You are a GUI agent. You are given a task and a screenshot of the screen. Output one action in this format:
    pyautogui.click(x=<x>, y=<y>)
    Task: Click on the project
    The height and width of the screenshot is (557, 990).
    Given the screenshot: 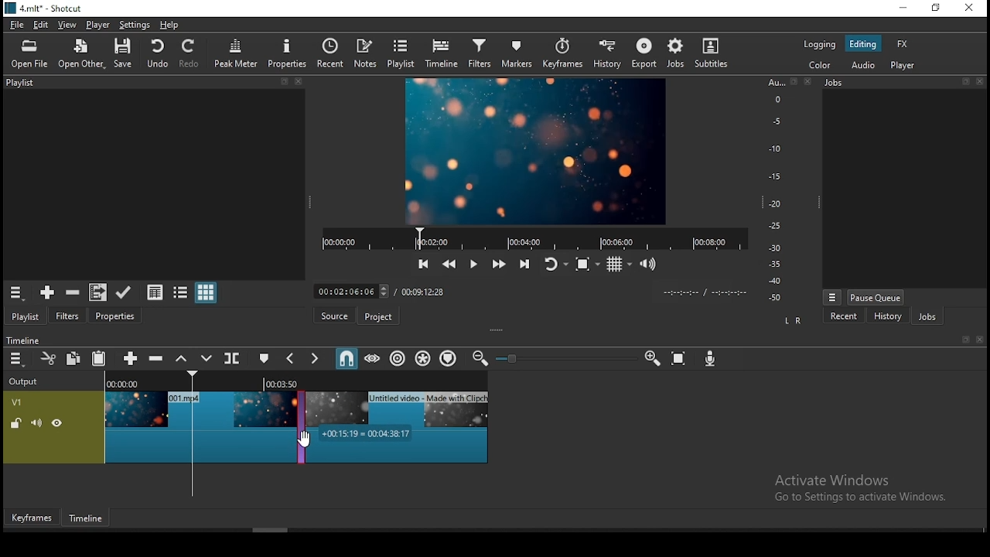 What is the action you would take?
    pyautogui.click(x=377, y=316)
    